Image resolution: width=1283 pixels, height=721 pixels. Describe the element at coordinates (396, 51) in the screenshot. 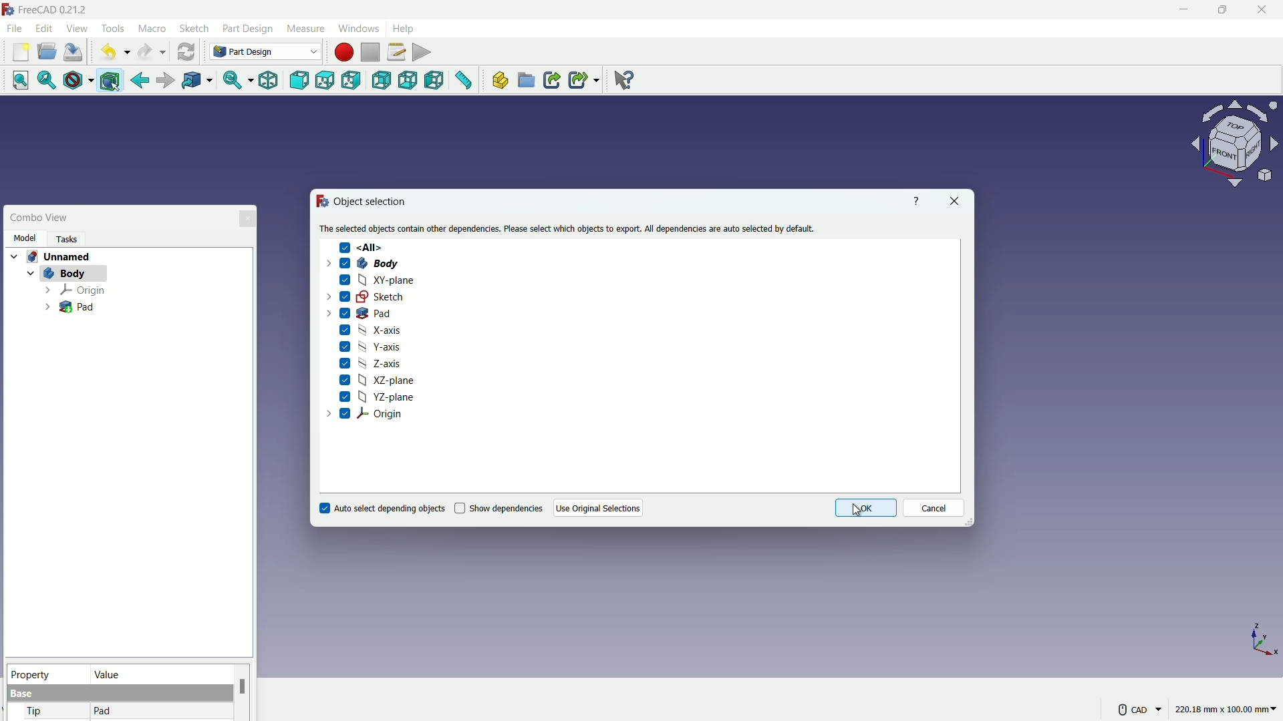

I see `macros` at that location.